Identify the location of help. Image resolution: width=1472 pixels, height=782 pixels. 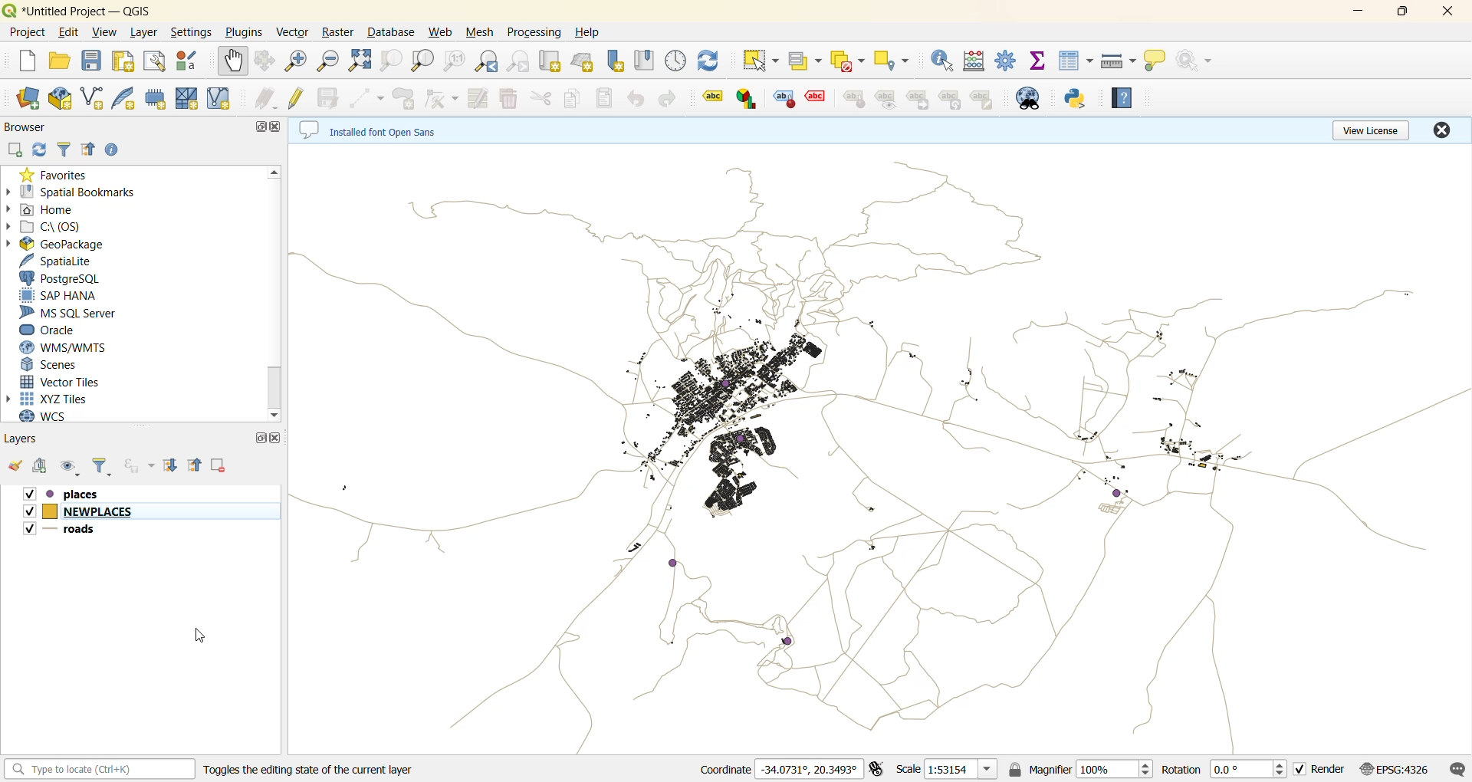
(1123, 98).